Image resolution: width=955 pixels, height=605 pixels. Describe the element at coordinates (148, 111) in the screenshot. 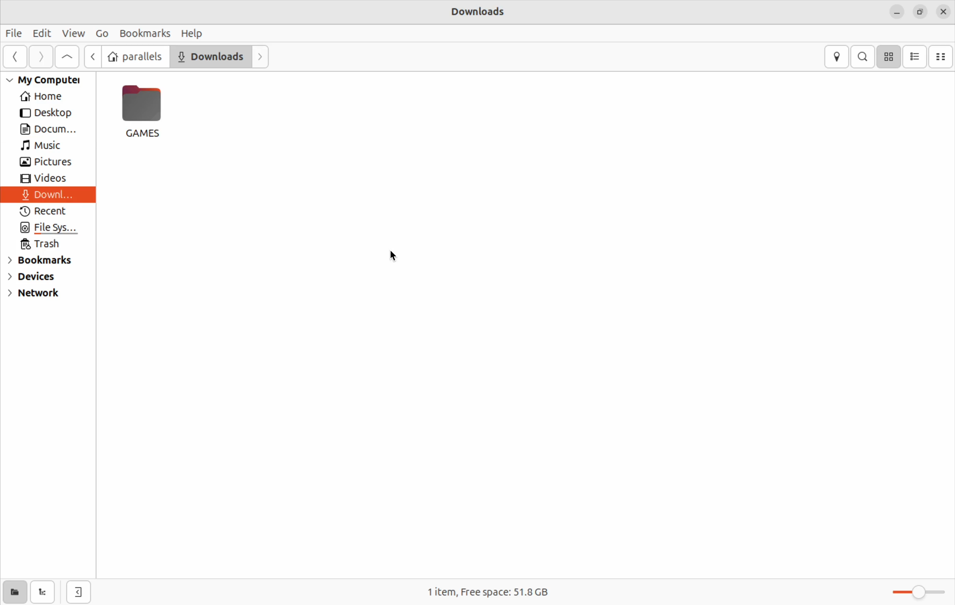

I see `Games` at that location.